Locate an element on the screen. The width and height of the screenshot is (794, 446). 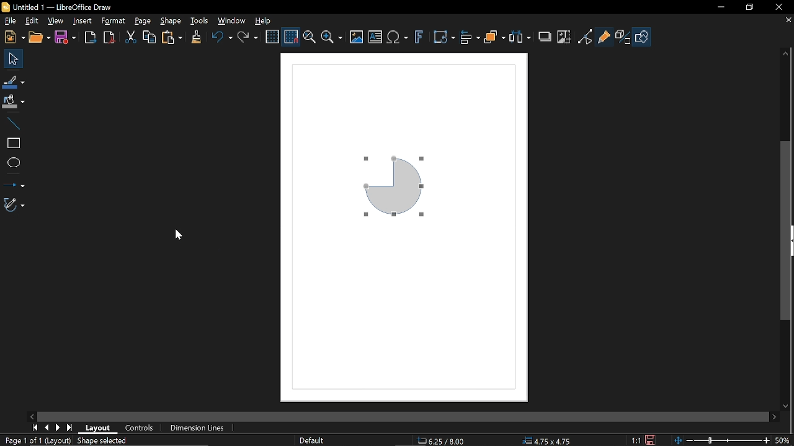
Edit is located at coordinates (30, 22).